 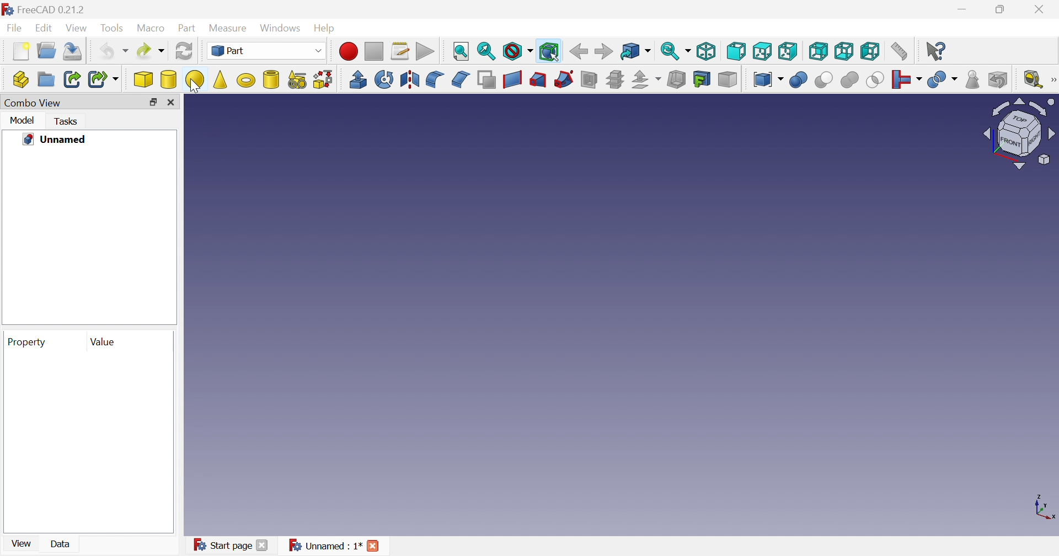 What do you see at coordinates (549, 53) in the screenshot?
I see `Bounding box` at bounding box center [549, 53].